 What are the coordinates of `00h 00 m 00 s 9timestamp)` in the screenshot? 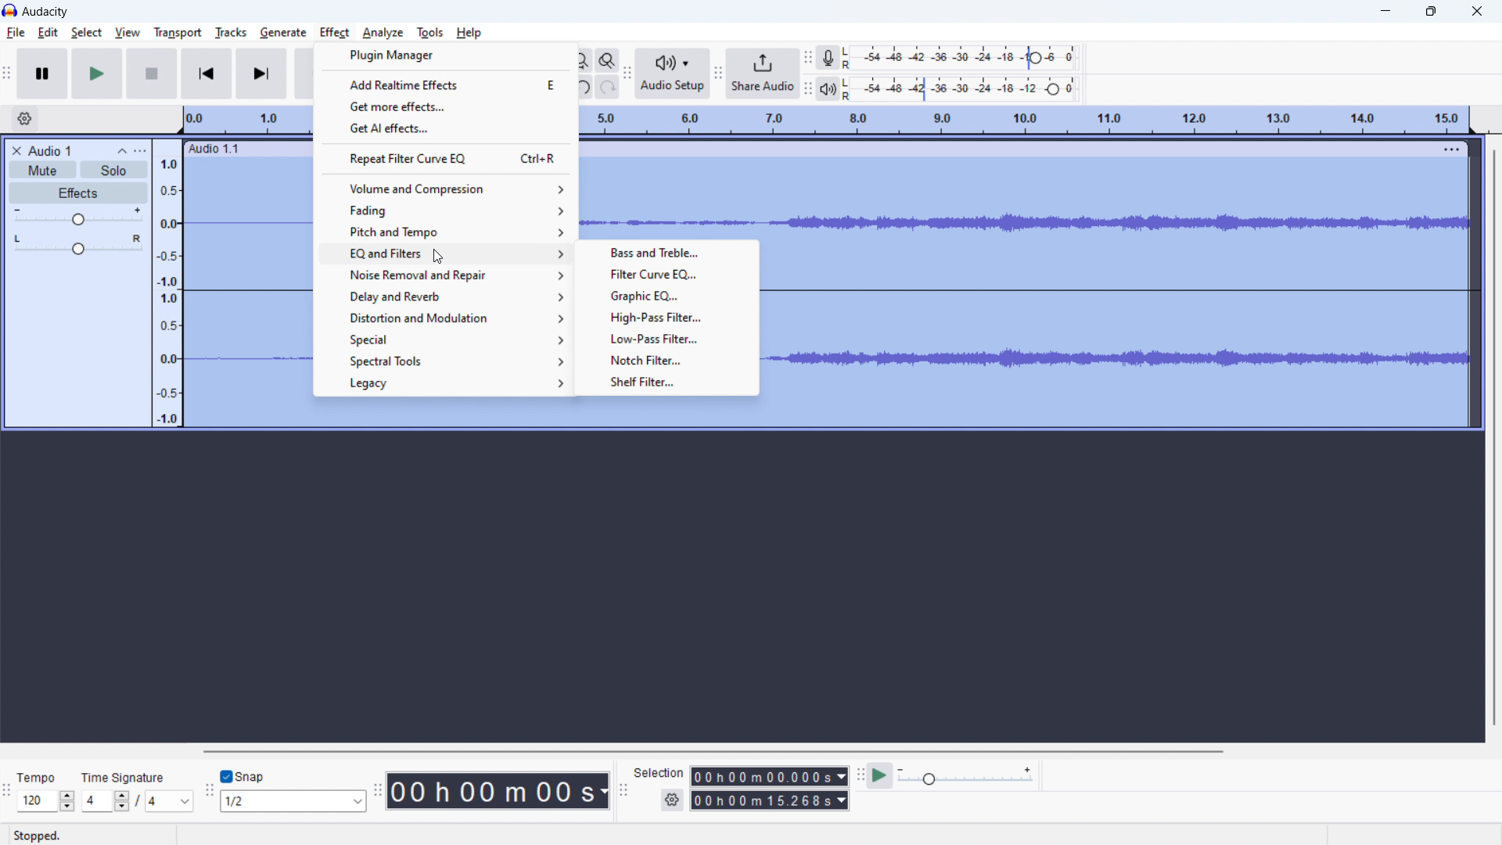 It's located at (501, 790).